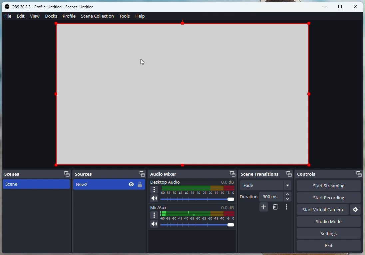 Image resolution: width=365 pixels, height=255 pixels. Describe the element at coordinates (329, 175) in the screenshot. I see `Controls` at that location.